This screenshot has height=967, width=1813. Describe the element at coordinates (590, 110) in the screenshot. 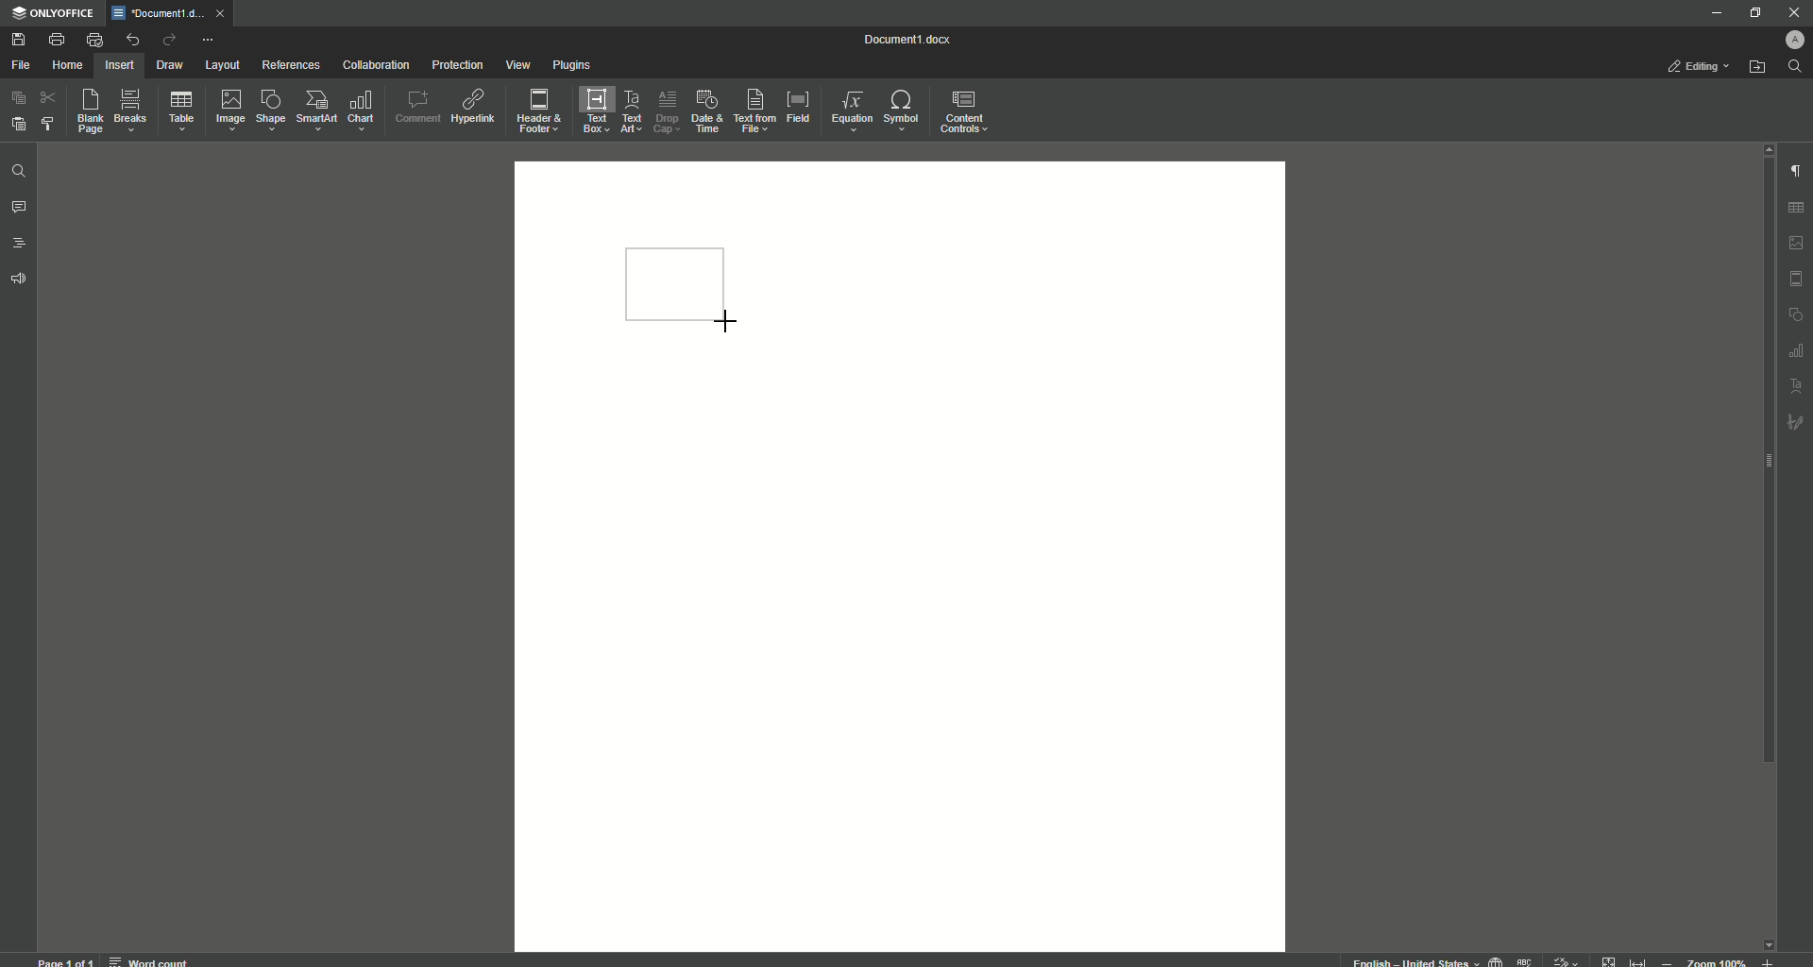

I see `Text Box` at that location.